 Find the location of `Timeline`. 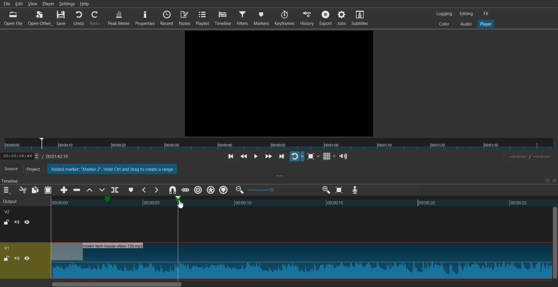

Timeline is located at coordinates (40, 155).